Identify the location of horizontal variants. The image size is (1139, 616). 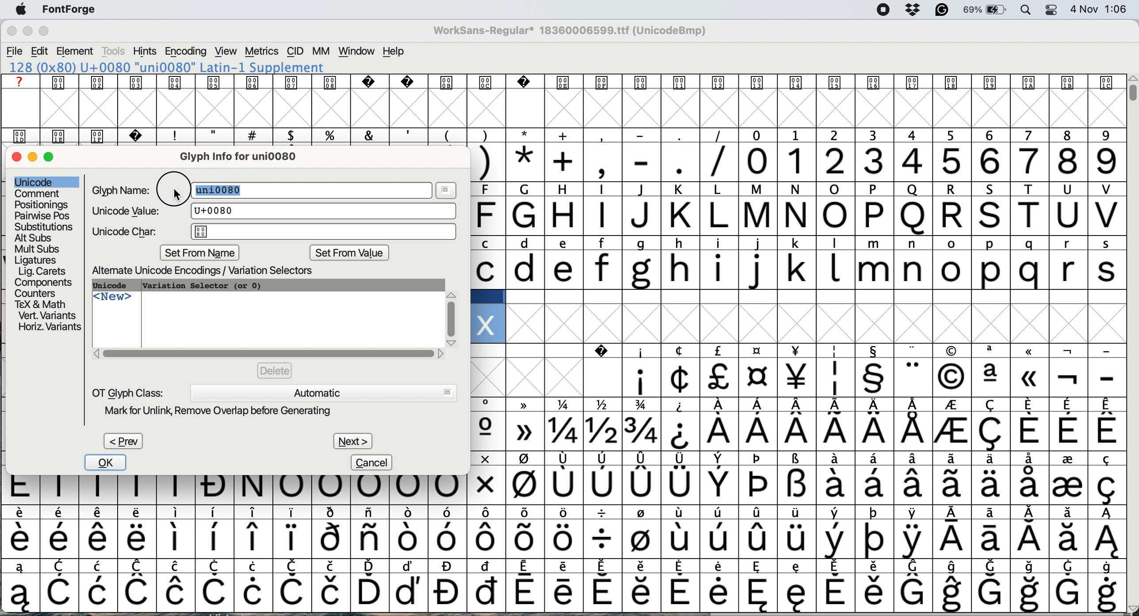
(48, 327).